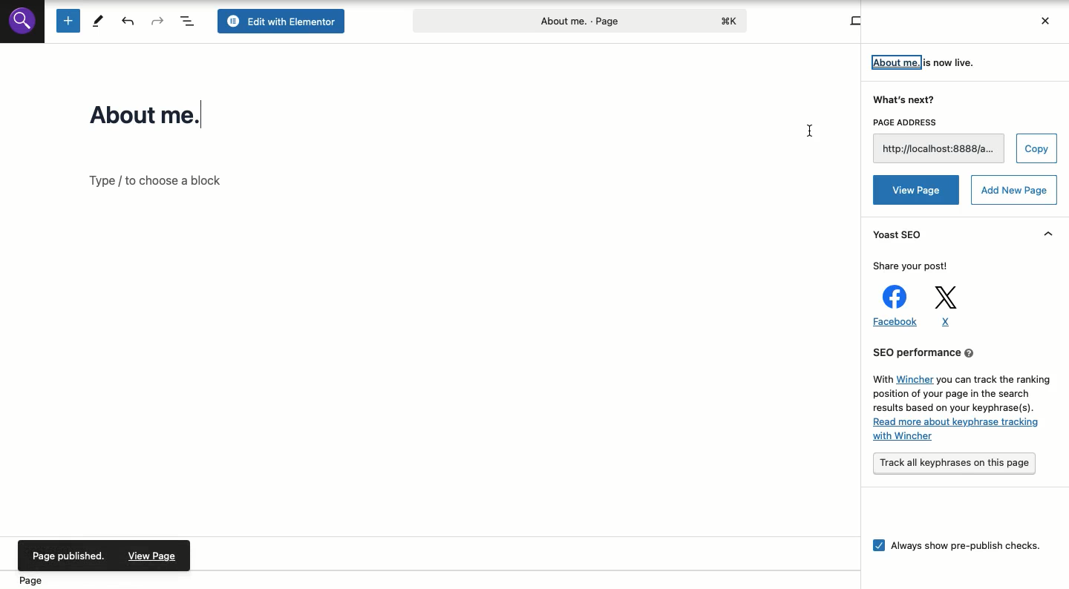 The image size is (1069, 589). Describe the element at coordinates (578, 19) in the screenshot. I see `About me - Page` at that location.